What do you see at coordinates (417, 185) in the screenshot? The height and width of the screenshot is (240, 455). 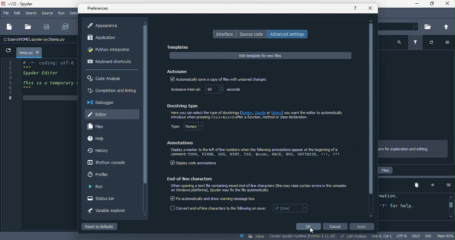 I see `remove all` at bounding box center [417, 185].